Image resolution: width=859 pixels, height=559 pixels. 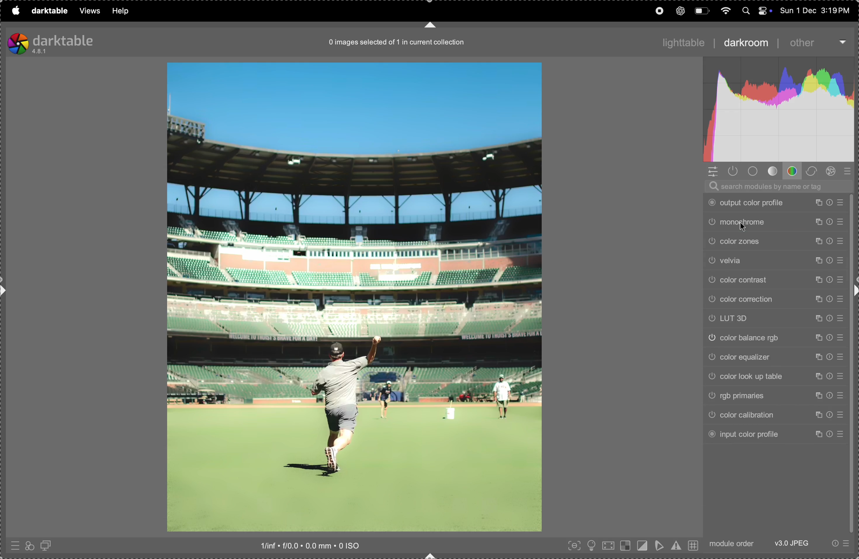 I want to click on toggle iso, so click(x=592, y=545).